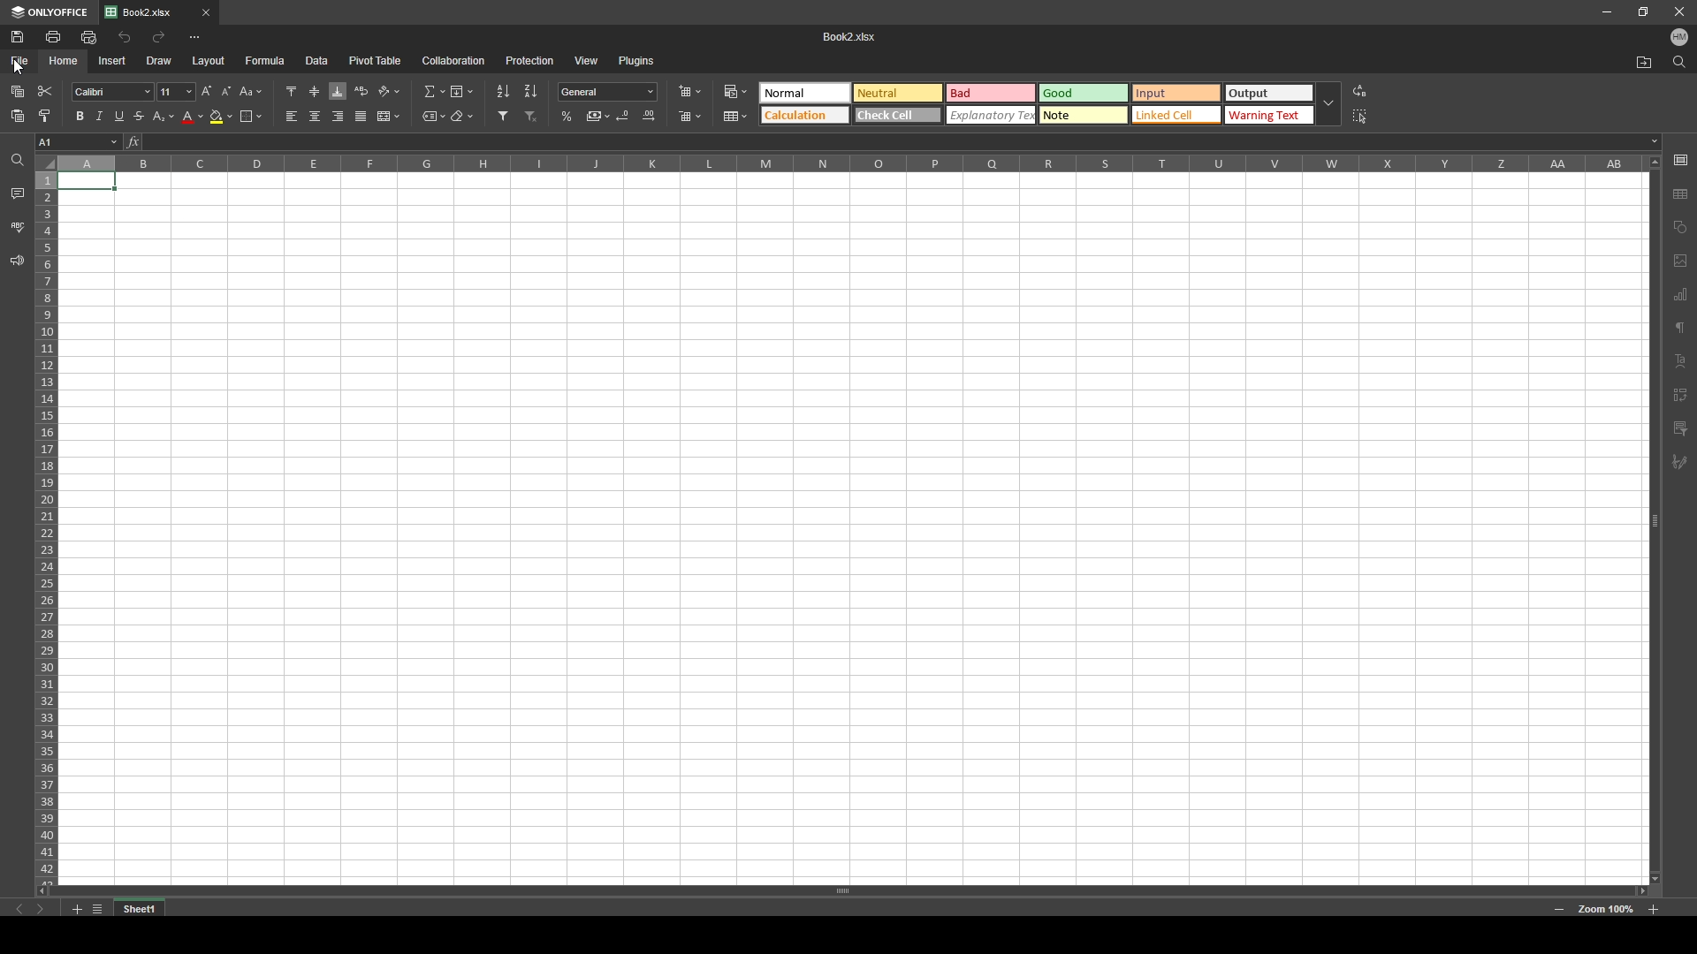 This screenshot has height=954, width=1697. What do you see at coordinates (1680, 161) in the screenshot?
I see `cell settings` at bounding box center [1680, 161].